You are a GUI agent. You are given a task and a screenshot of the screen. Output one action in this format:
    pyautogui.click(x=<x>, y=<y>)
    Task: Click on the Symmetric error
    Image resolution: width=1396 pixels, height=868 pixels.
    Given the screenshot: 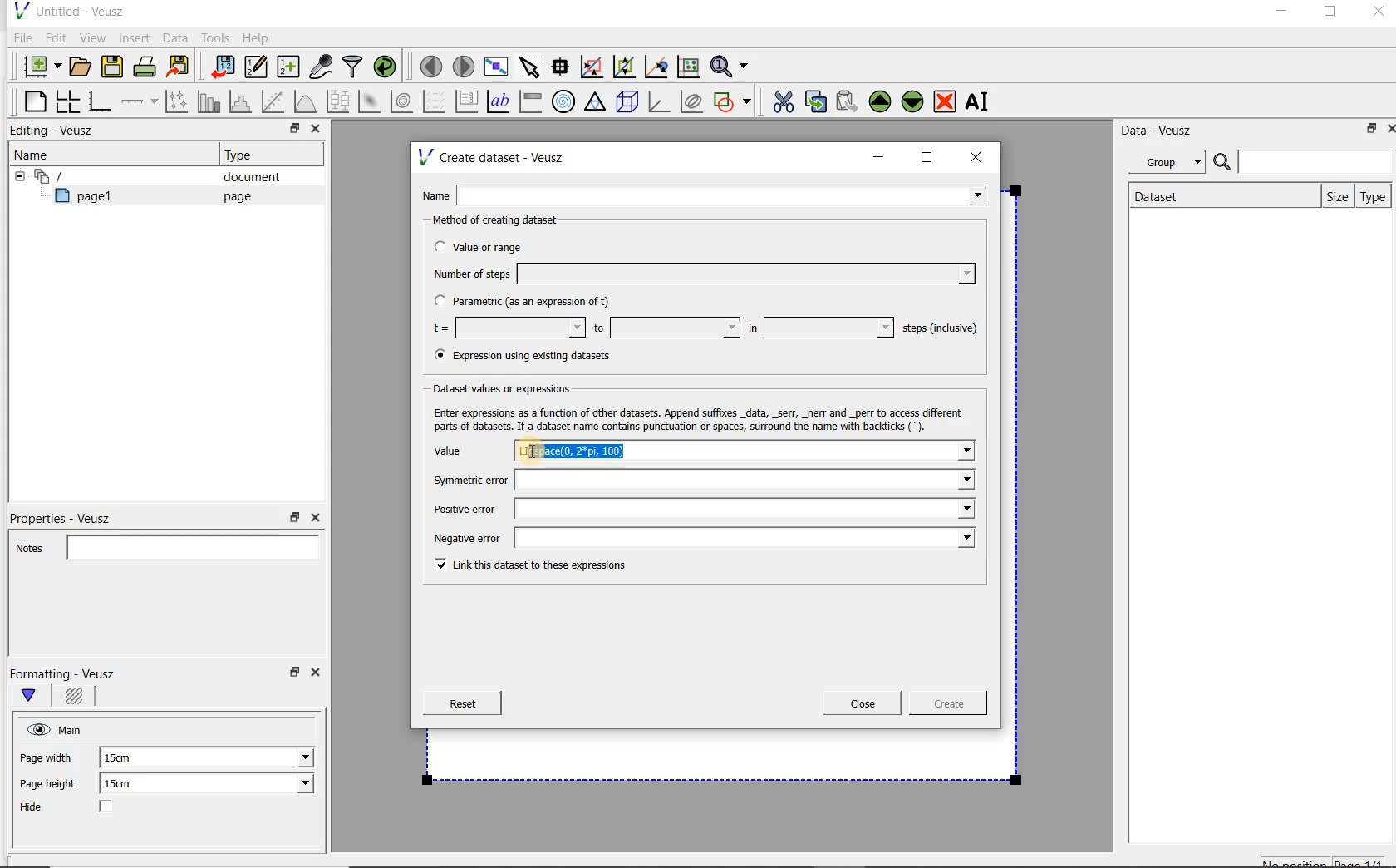 What is the action you would take?
    pyautogui.click(x=698, y=480)
    